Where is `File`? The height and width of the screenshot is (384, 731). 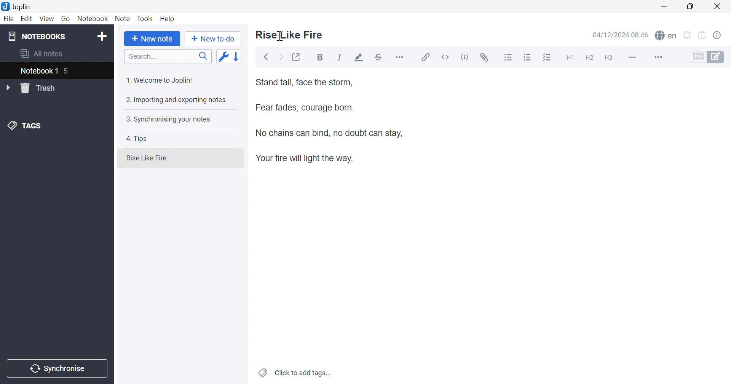 File is located at coordinates (9, 18).